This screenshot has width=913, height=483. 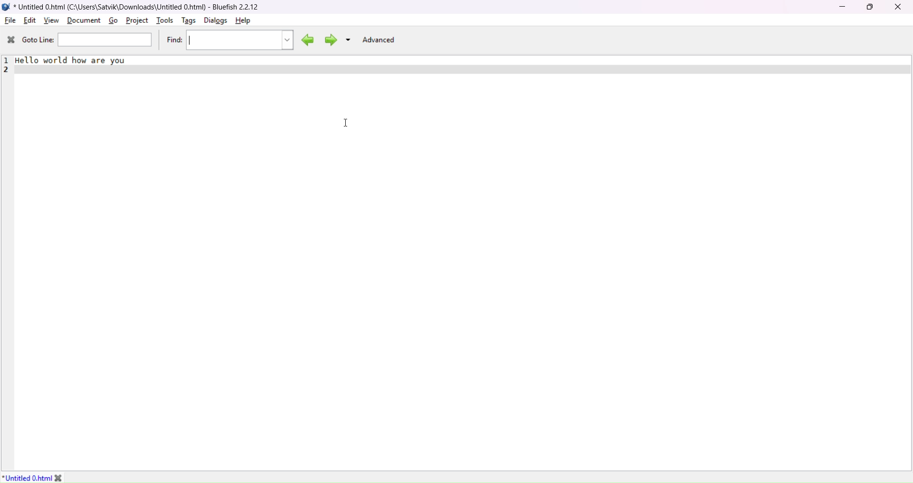 I want to click on enter line number, so click(x=106, y=40).